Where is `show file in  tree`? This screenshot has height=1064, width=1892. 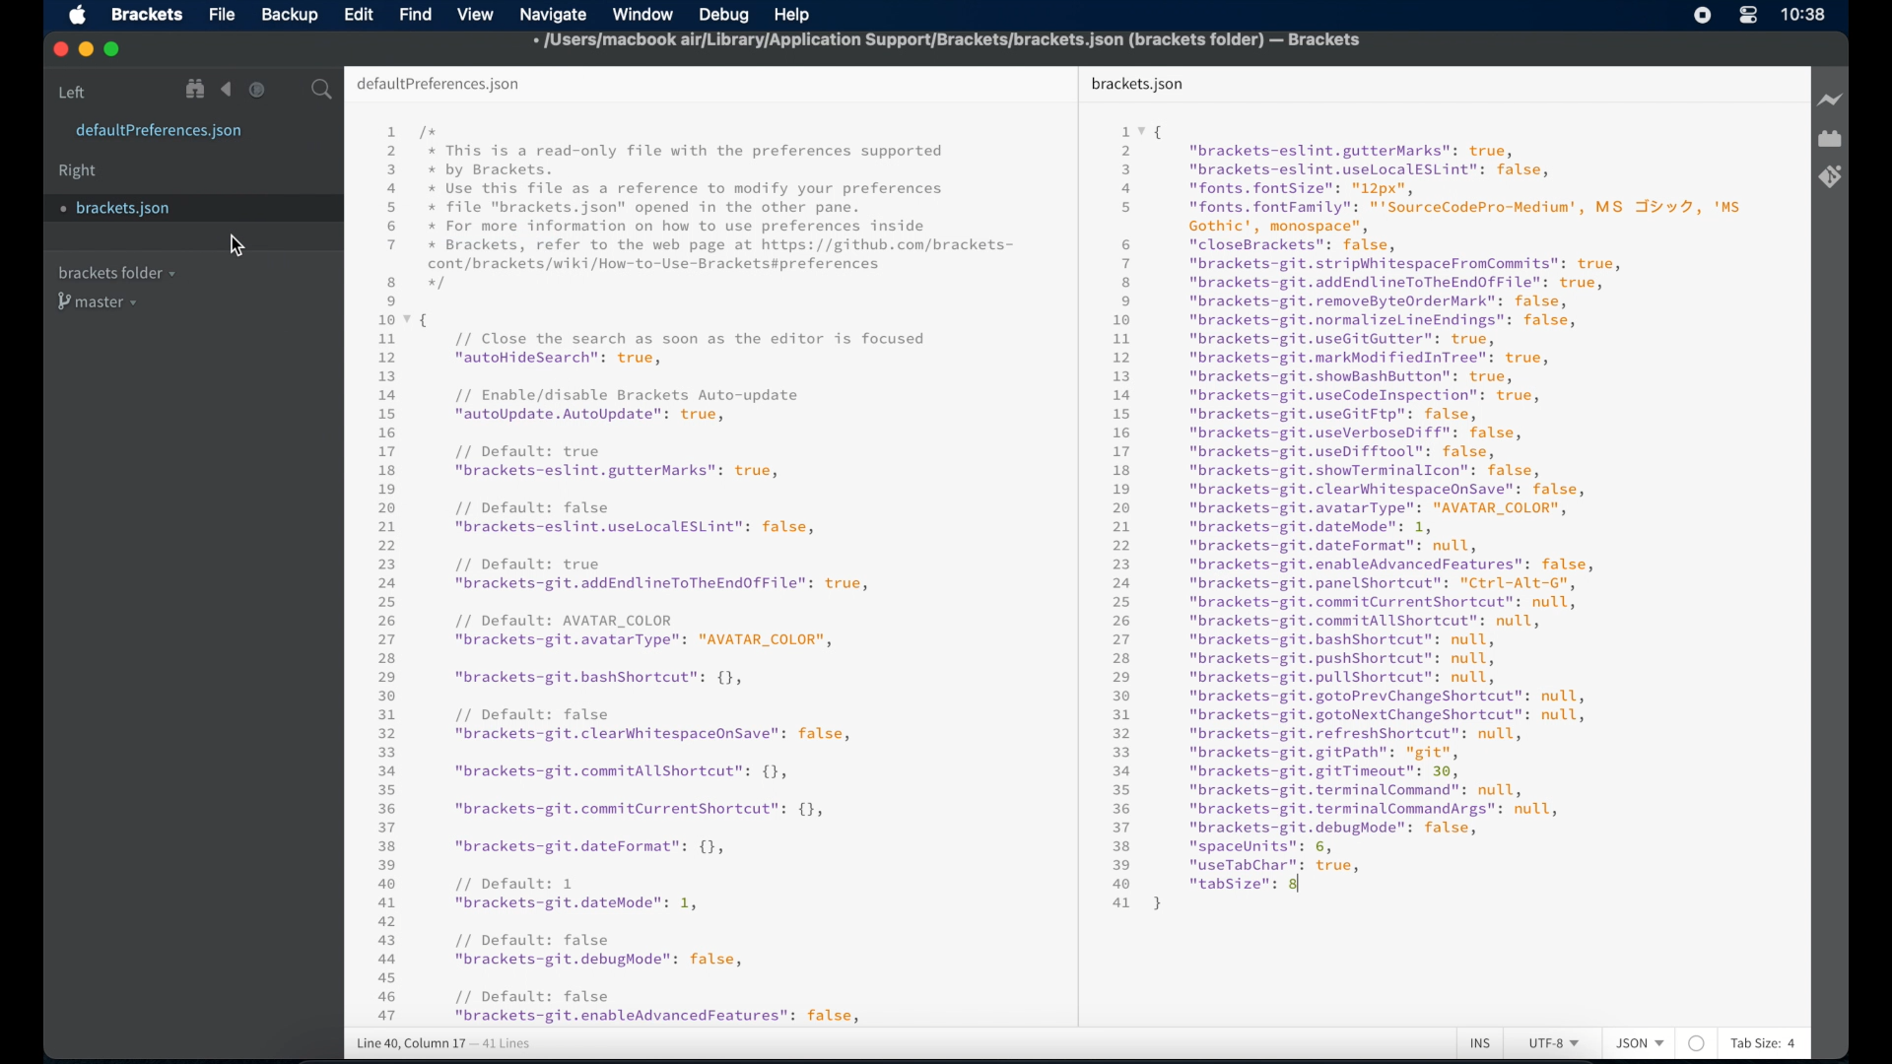 show file in  tree is located at coordinates (196, 89).